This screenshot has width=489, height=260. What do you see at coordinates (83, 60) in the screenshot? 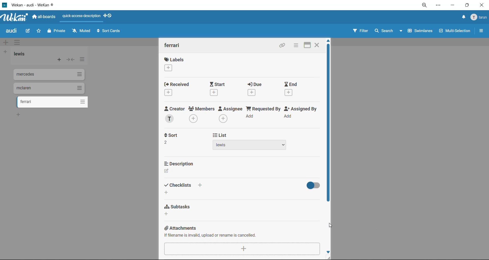
I see `list actions` at bounding box center [83, 60].